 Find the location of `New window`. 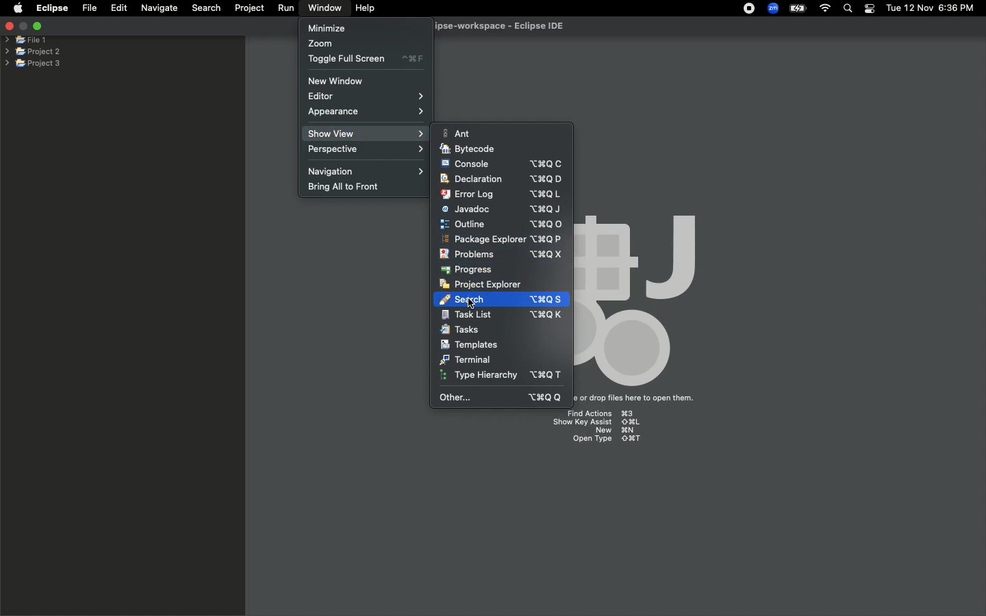

New window is located at coordinates (340, 81).